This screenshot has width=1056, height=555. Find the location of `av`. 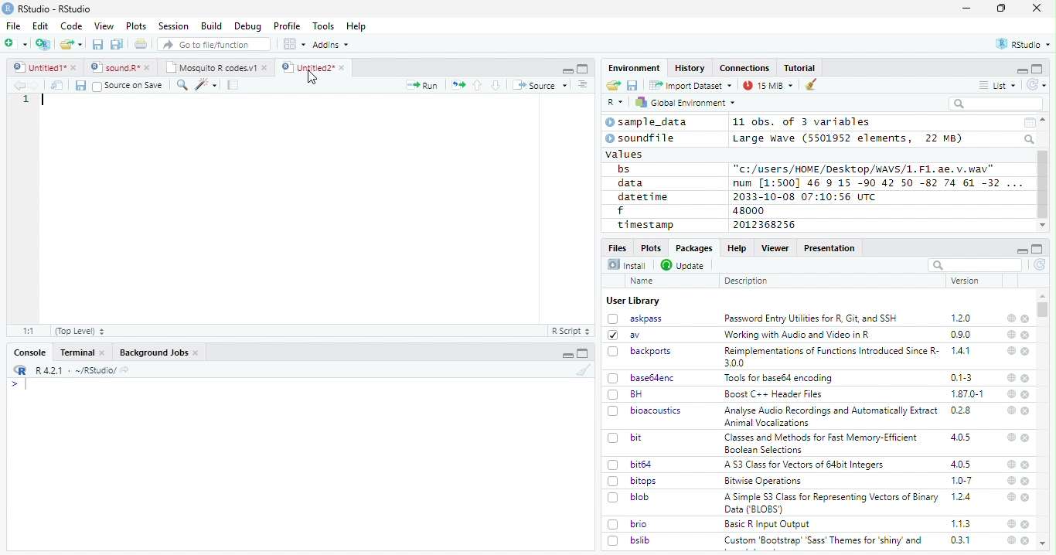

av is located at coordinates (624, 334).